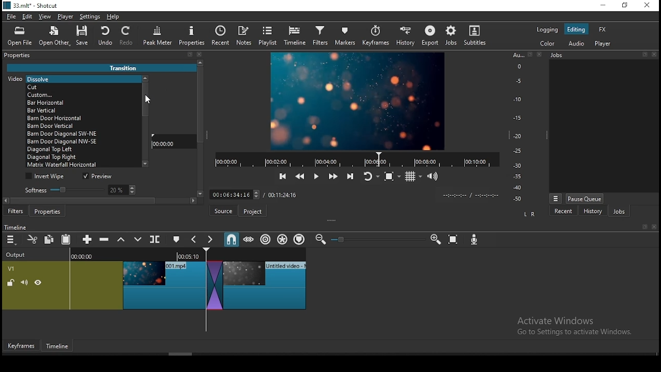  What do you see at coordinates (474, 35) in the screenshot?
I see `subtitle` at bounding box center [474, 35].